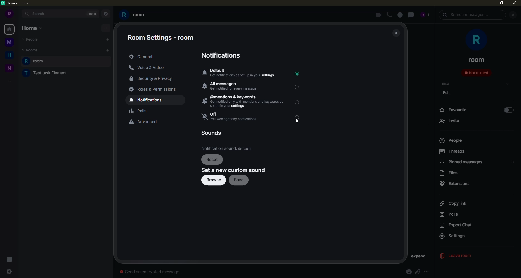 The image size is (521, 278). I want to click on reset, so click(213, 160).